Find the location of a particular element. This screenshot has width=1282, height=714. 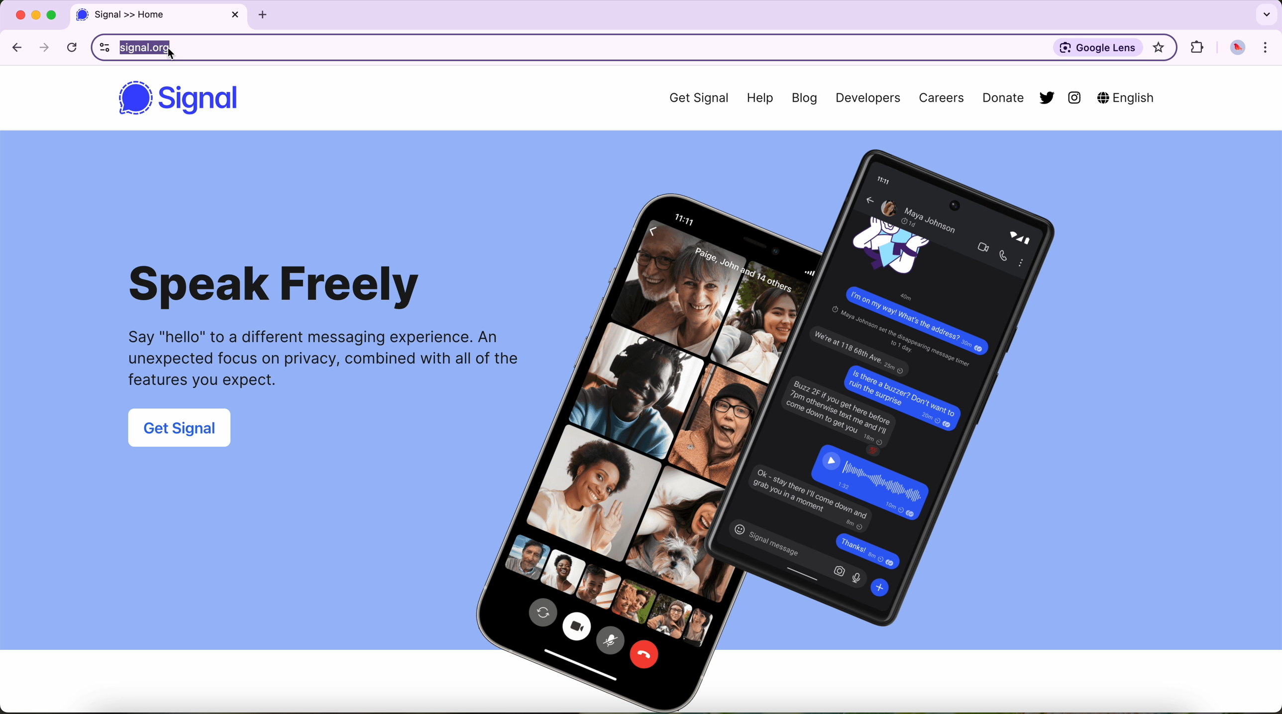

highlight is located at coordinates (1159, 49).